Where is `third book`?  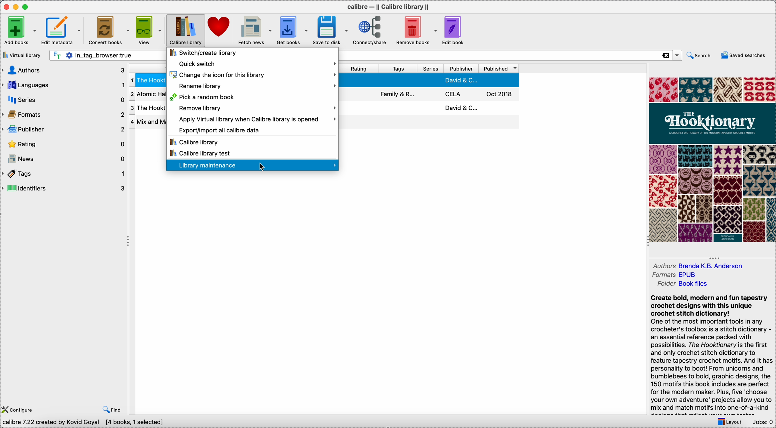 third book is located at coordinates (432, 109).